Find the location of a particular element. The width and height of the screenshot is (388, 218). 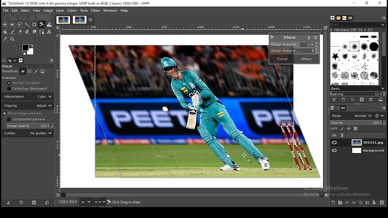

create a new brush is located at coordinates (343, 100).